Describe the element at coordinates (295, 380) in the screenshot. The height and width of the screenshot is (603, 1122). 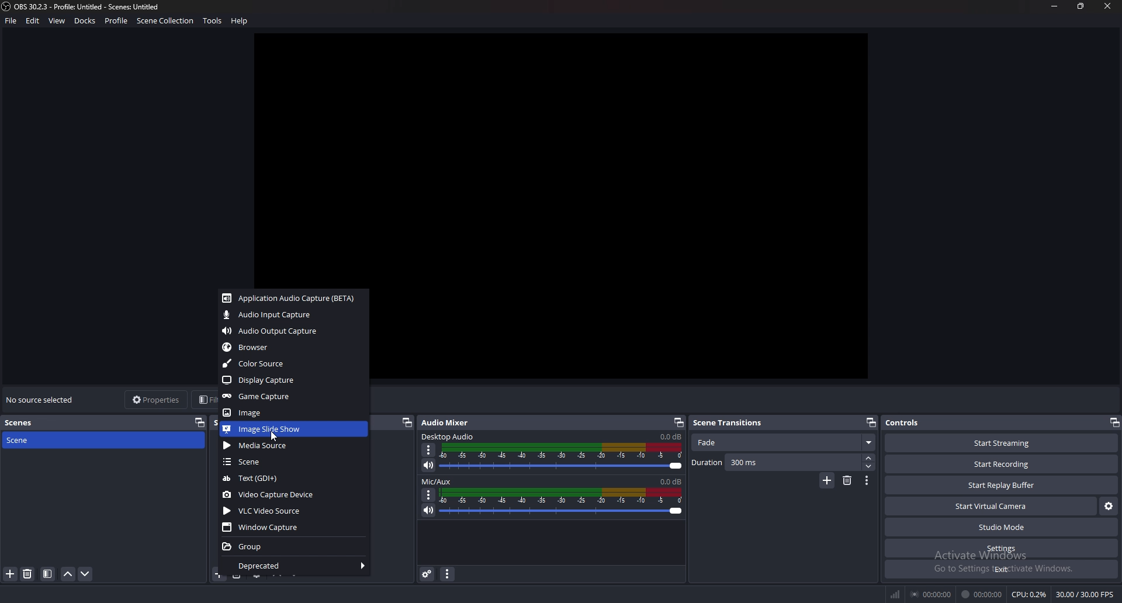
I see `display capture` at that location.